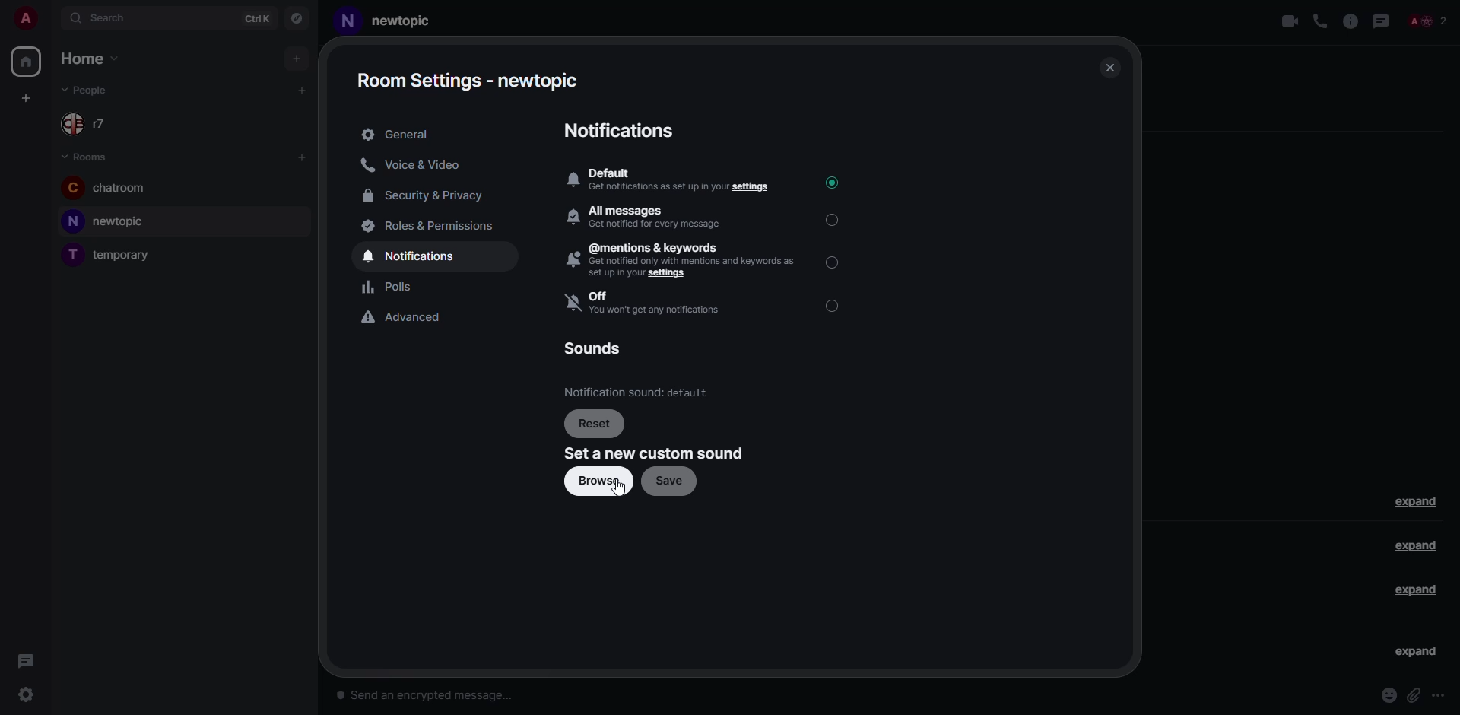 The image size is (1460, 715). Describe the element at coordinates (831, 182) in the screenshot. I see `selected` at that location.